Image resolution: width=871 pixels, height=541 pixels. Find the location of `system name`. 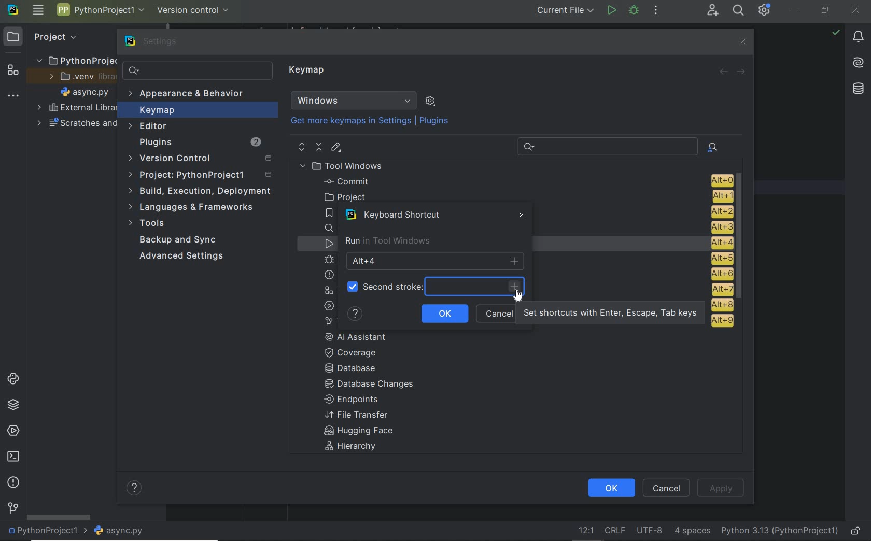

system name is located at coordinates (13, 10).